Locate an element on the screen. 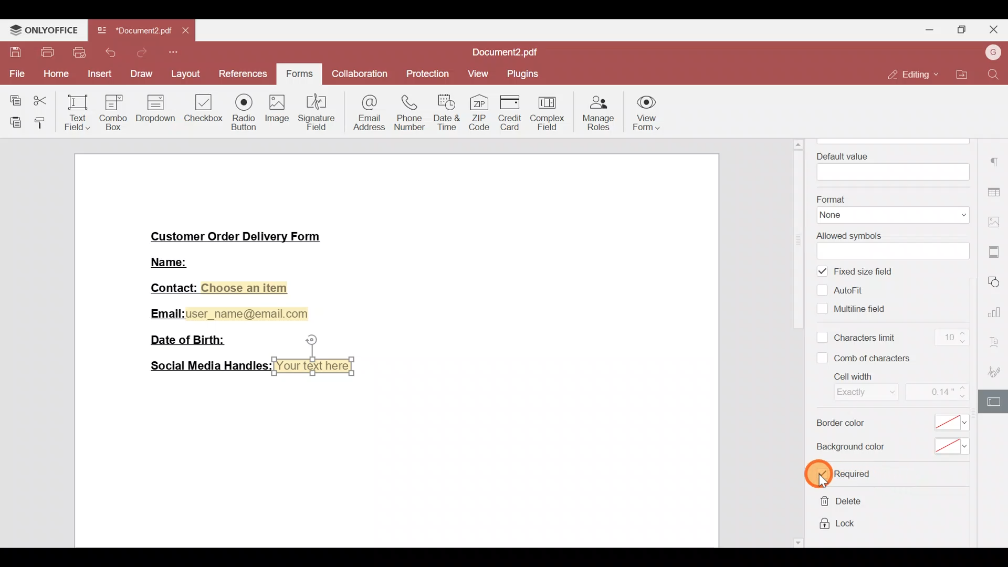  Cell width is located at coordinates (856, 387).